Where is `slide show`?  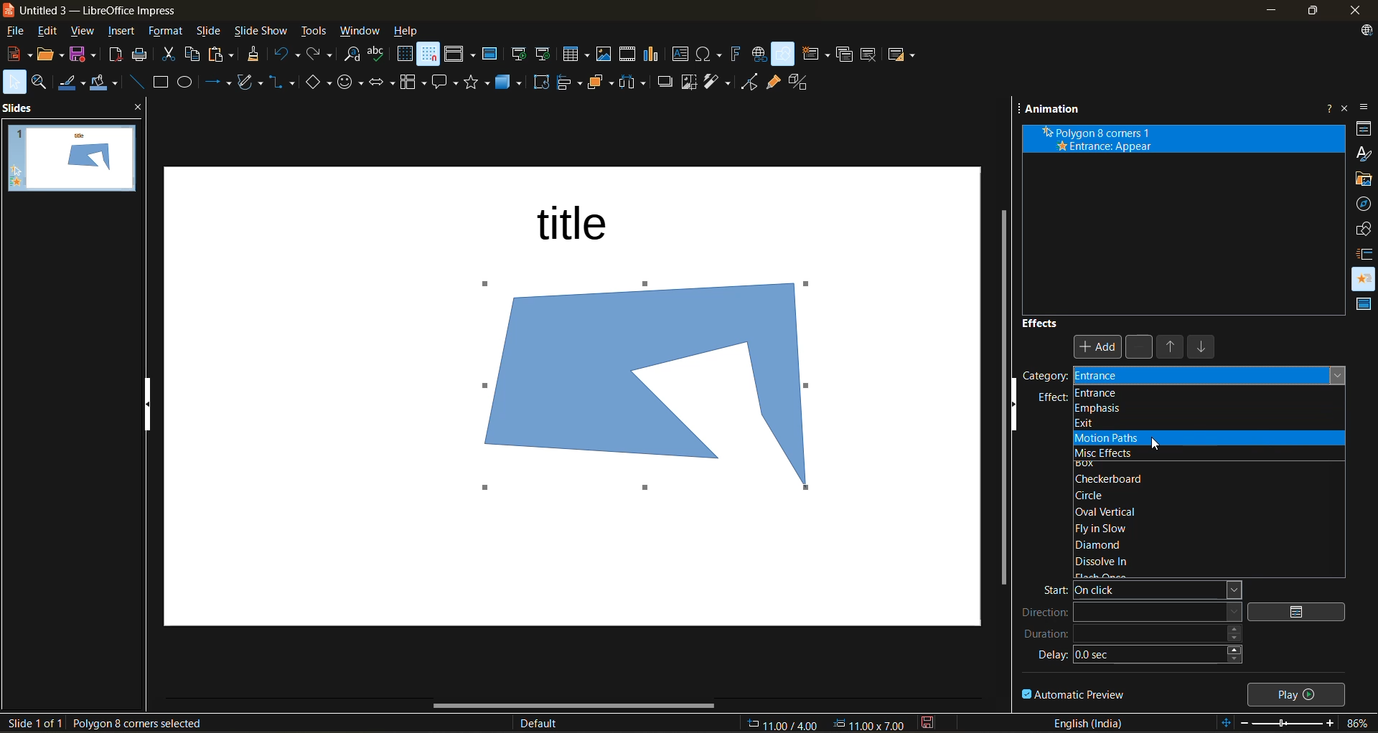
slide show is located at coordinates (261, 32).